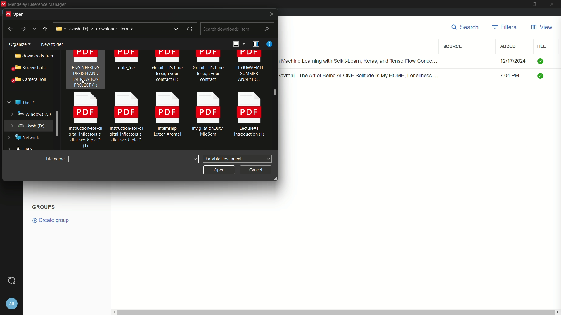  Describe the element at coordinates (28, 68) in the screenshot. I see `screenshots` at that location.